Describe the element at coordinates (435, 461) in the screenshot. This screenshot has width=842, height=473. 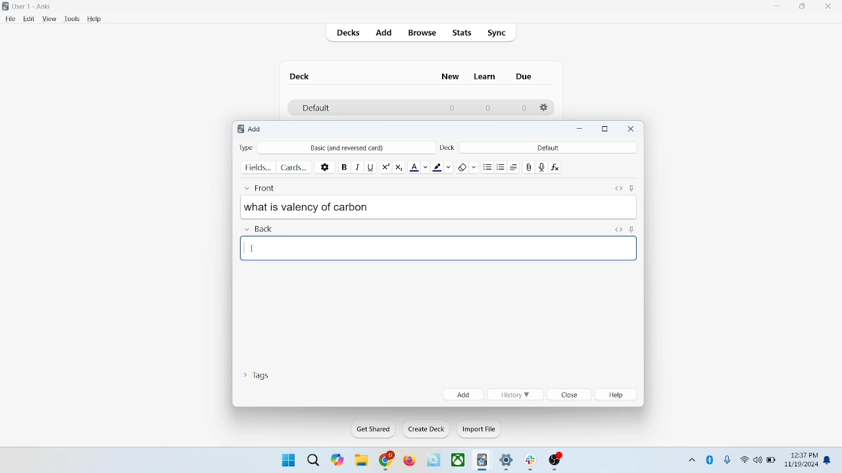
I see `icon` at that location.